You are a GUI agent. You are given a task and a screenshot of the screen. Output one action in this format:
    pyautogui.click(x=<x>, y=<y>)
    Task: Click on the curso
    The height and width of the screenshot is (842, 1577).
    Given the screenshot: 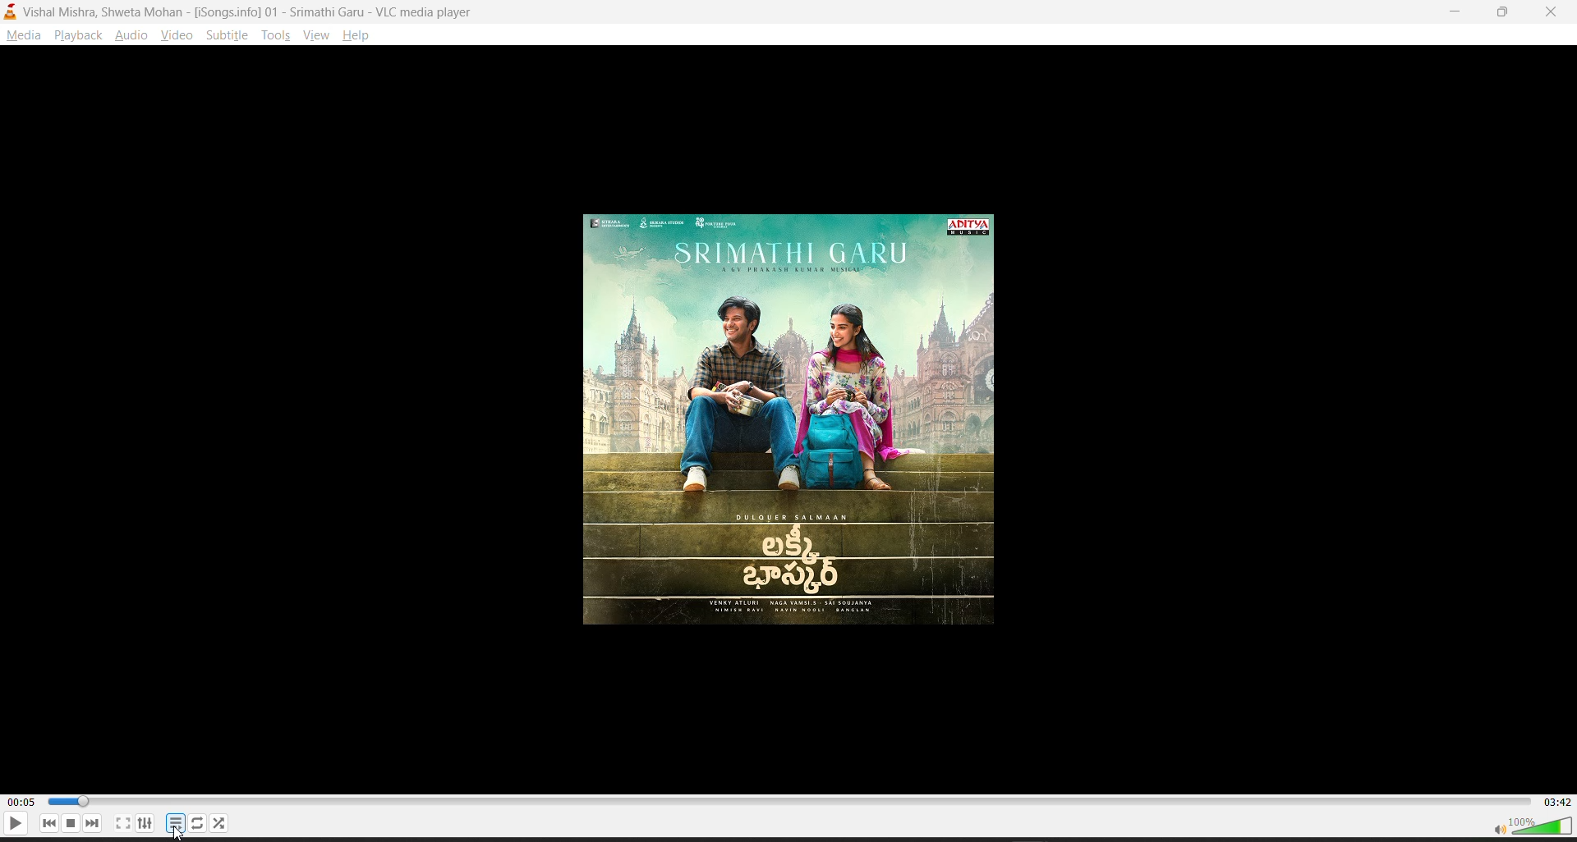 What is the action you would take?
    pyautogui.click(x=177, y=833)
    